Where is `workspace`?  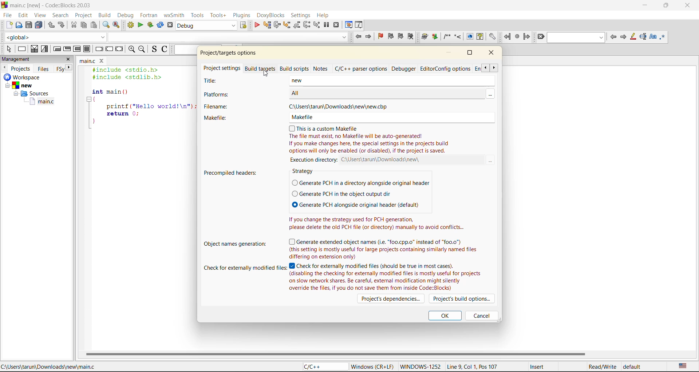 workspace is located at coordinates (24, 78).